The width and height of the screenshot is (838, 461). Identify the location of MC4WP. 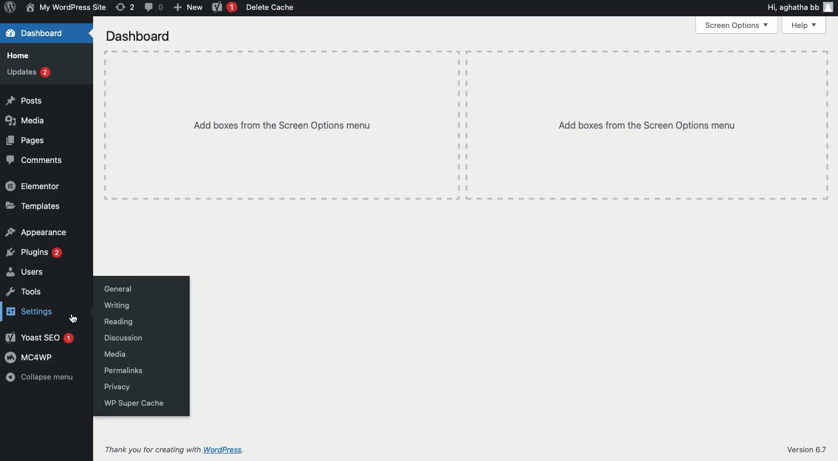
(28, 357).